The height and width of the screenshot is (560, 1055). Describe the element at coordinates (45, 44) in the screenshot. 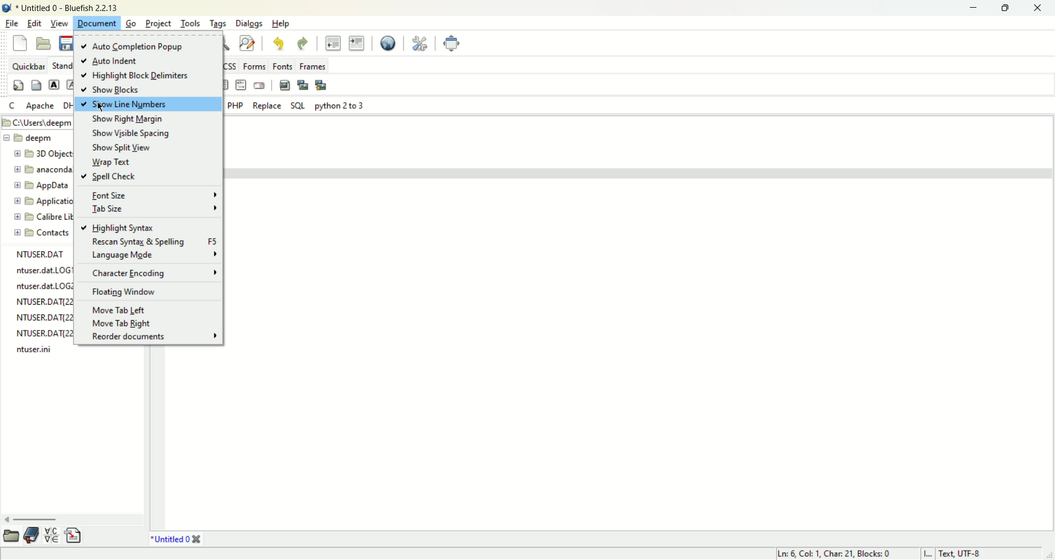

I see `open` at that location.